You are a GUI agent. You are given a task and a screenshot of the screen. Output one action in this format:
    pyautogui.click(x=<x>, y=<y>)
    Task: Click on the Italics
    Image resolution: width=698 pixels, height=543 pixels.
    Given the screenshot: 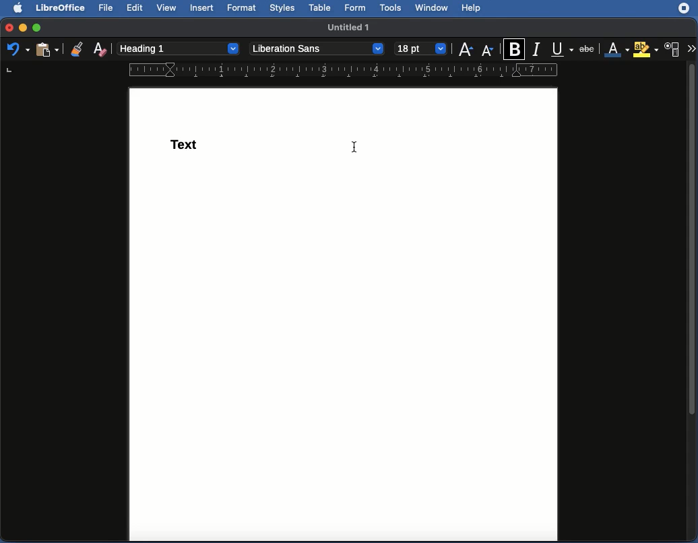 What is the action you would take?
    pyautogui.click(x=537, y=50)
    